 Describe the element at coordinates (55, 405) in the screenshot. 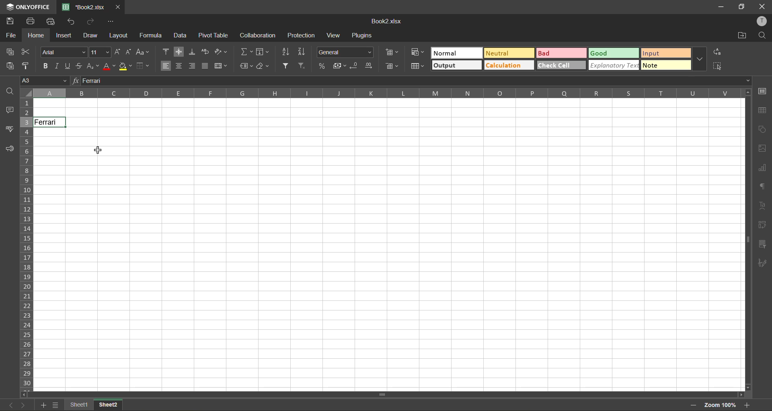

I see `sheet list` at that location.